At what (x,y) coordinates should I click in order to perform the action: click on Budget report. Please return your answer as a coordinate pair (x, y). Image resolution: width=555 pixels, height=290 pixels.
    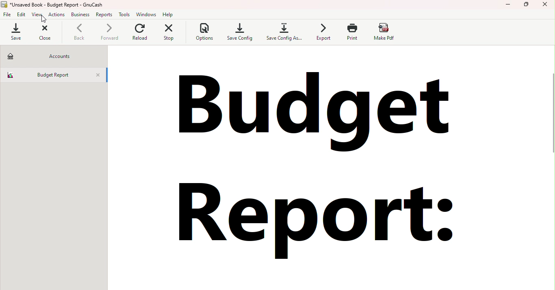
    Looking at the image, I should click on (42, 75).